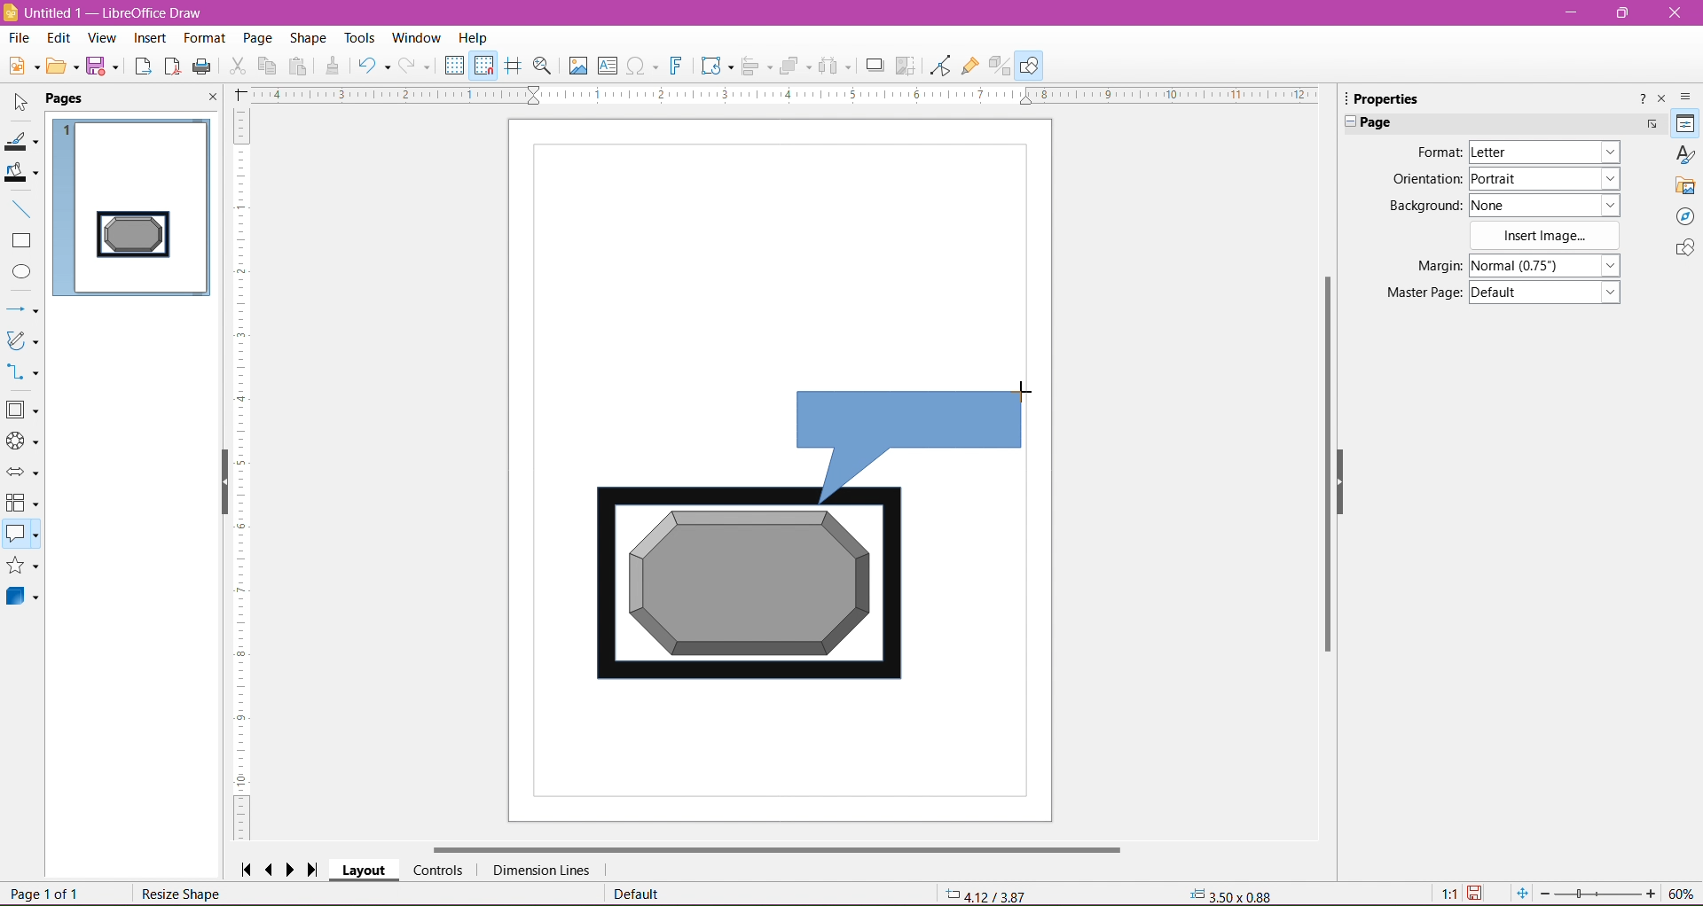  I want to click on Minimize, so click(1573, 12).